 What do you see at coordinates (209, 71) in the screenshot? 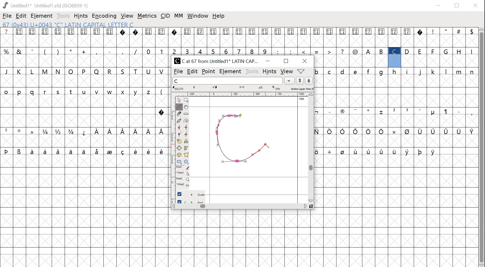
I see `point` at bounding box center [209, 71].